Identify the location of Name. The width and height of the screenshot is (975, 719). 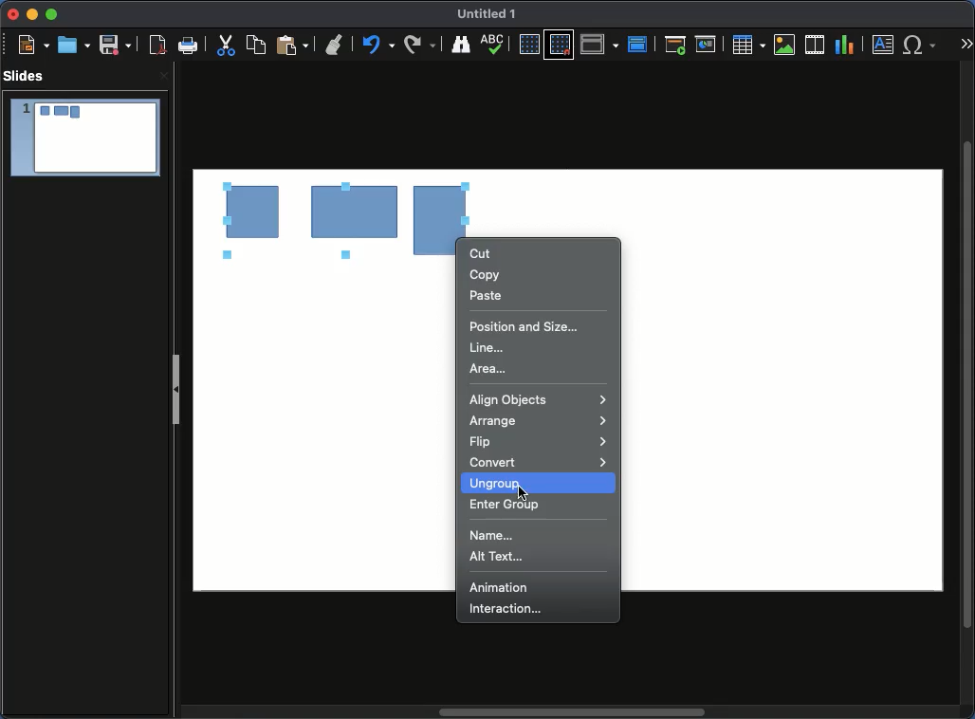
(499, 535).